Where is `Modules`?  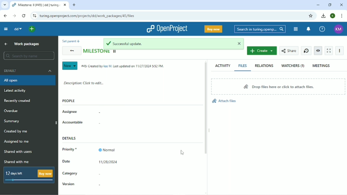 Modules is located at coordinates (296, 29).